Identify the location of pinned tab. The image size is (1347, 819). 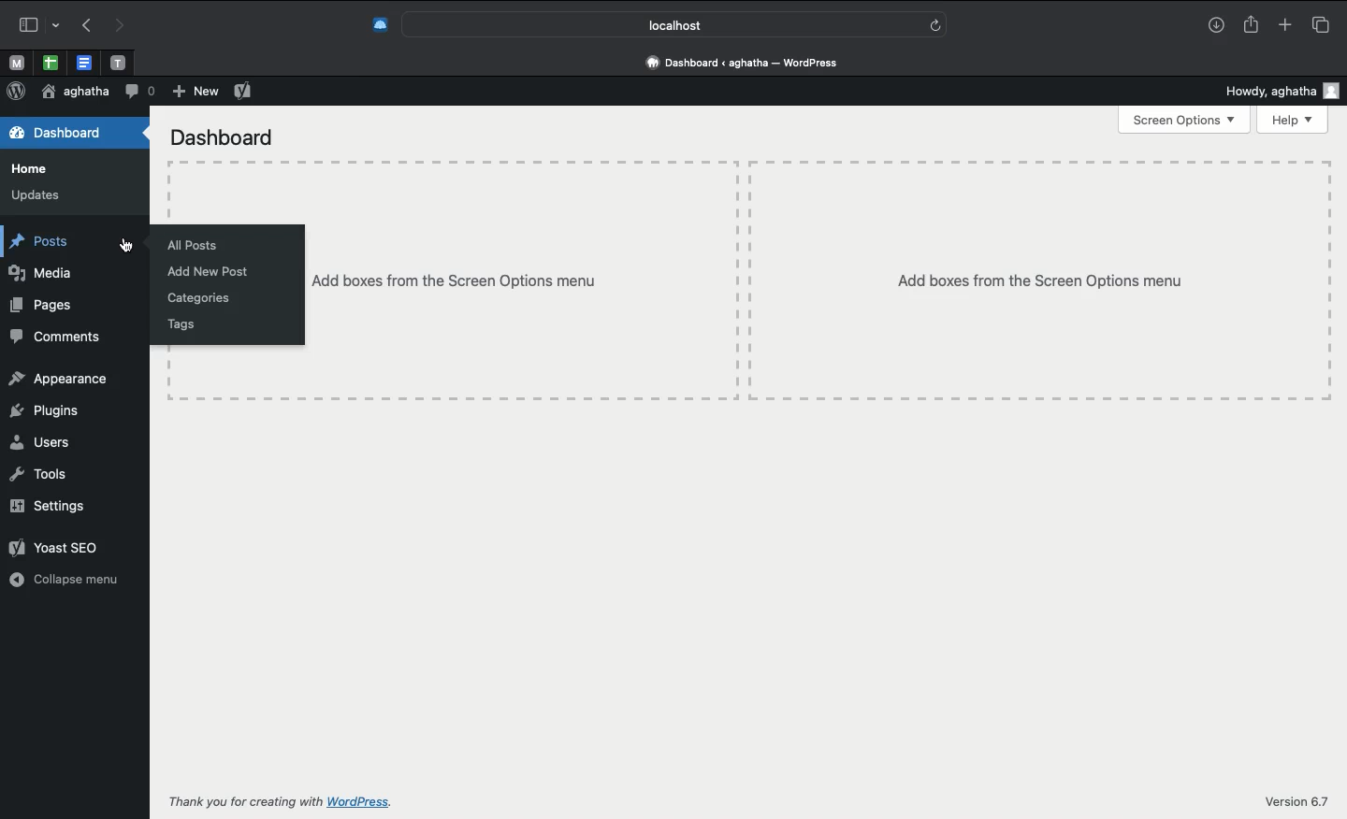
(120, 60).